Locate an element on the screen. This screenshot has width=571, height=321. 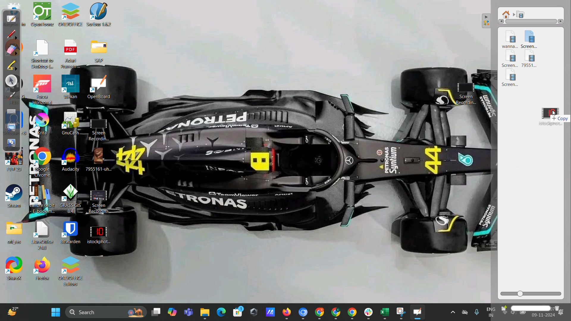
Screen Recording is located at coordinates (97, 201).